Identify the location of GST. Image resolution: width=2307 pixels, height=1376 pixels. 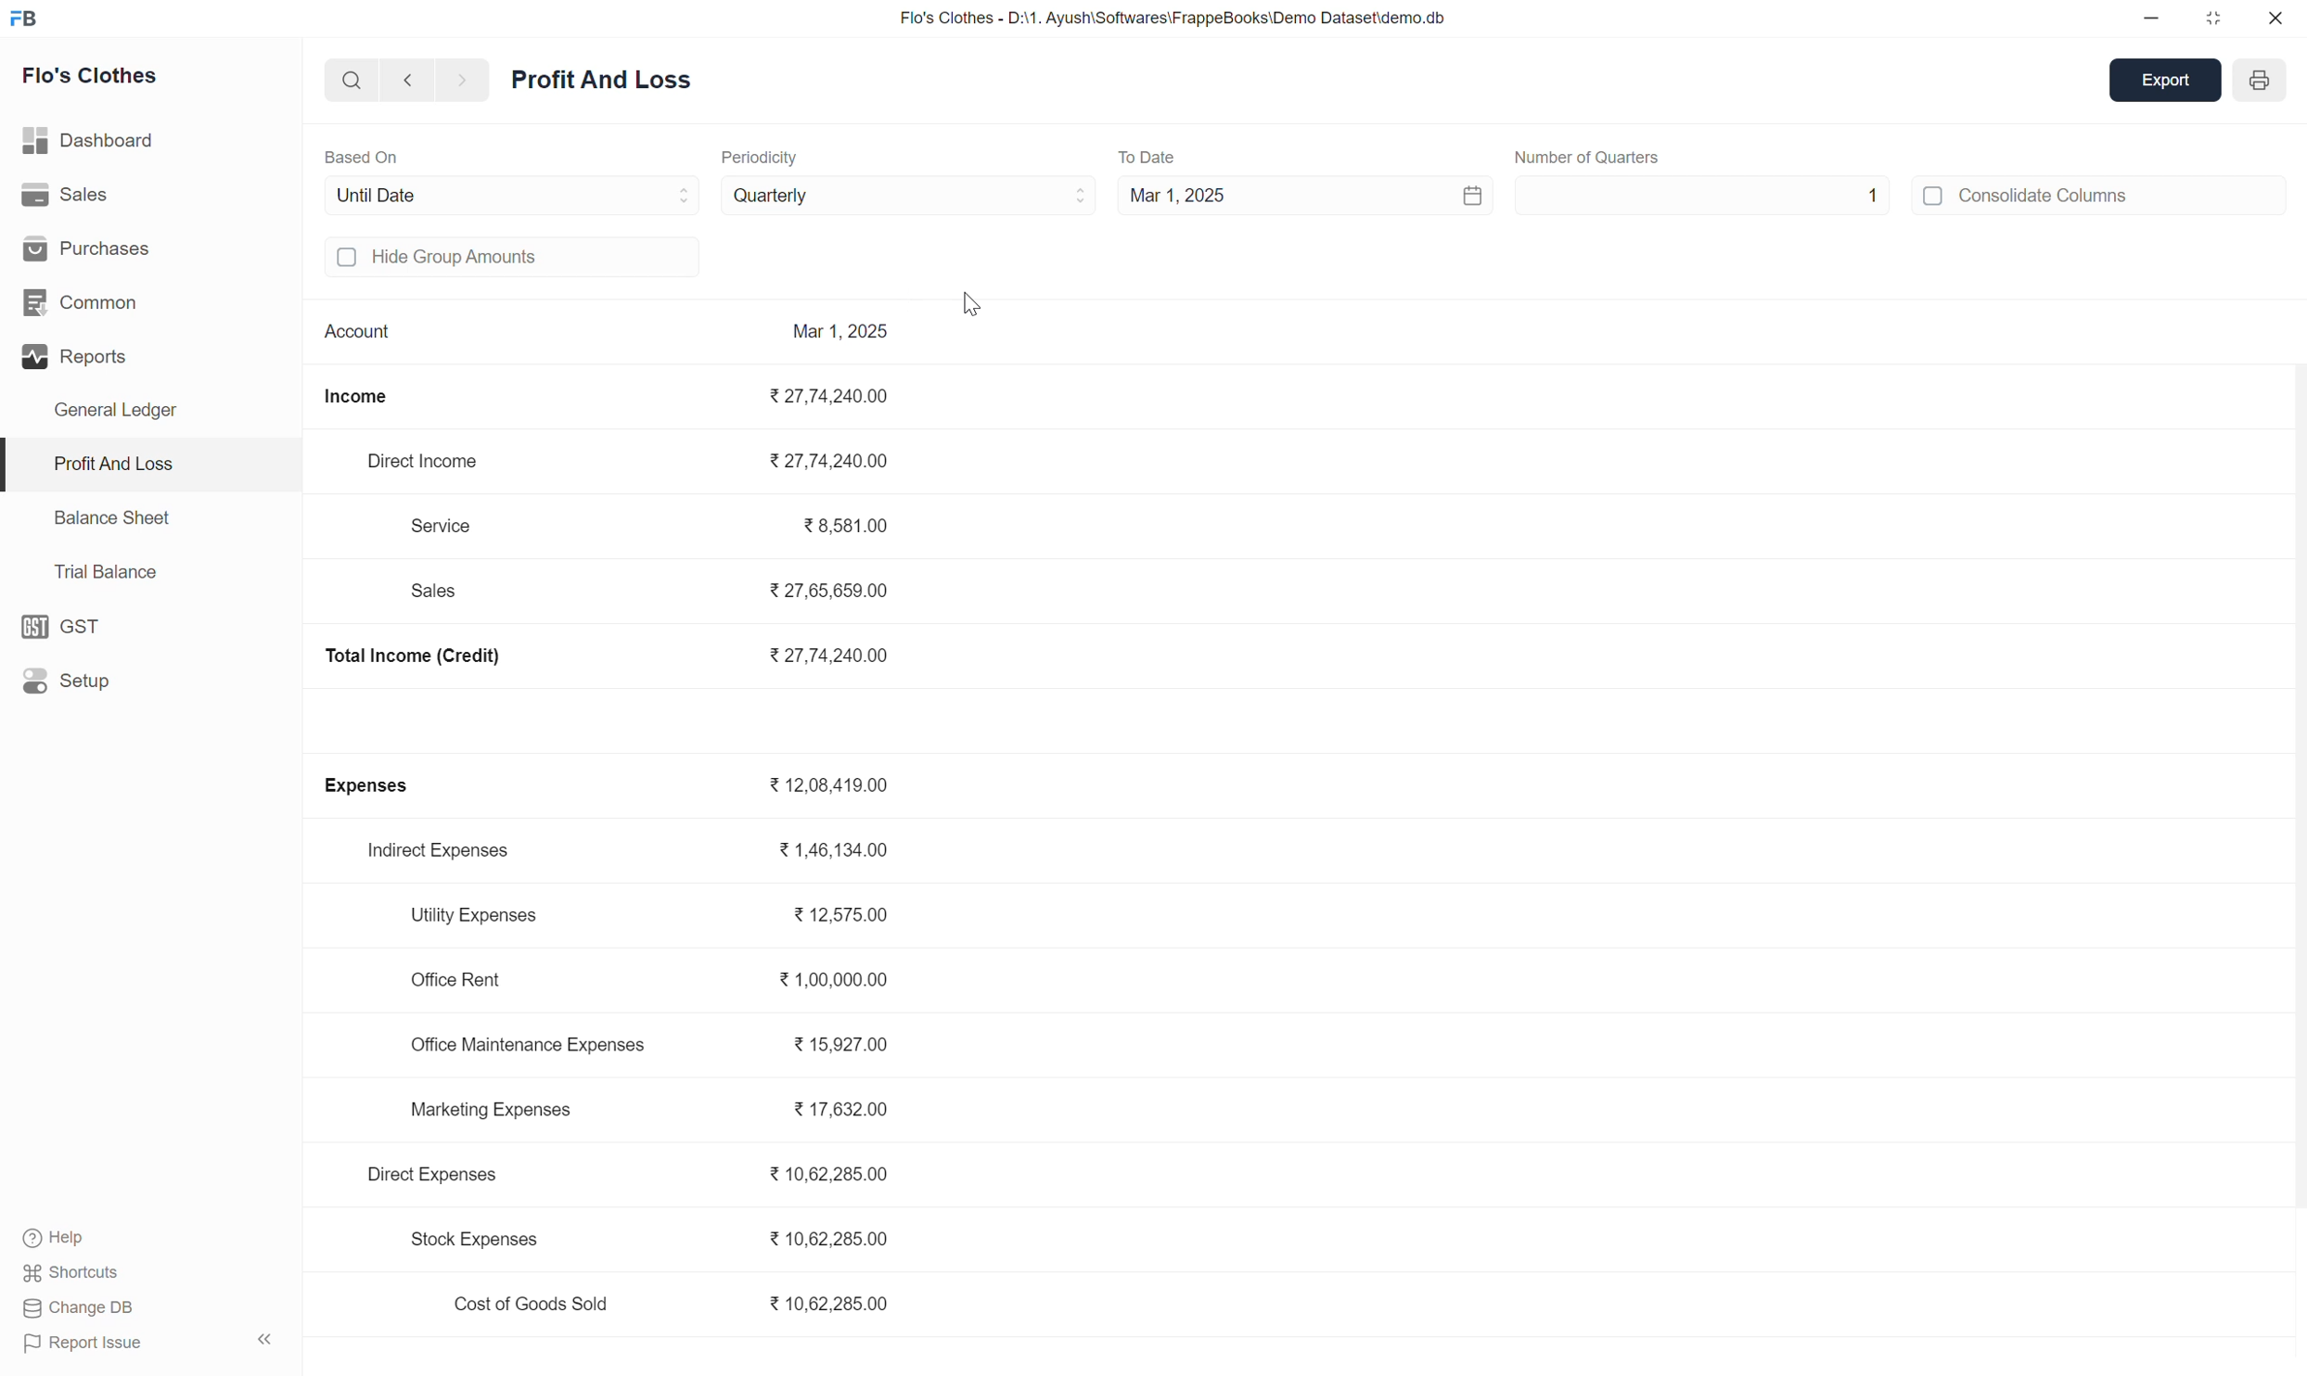
(78, 623).